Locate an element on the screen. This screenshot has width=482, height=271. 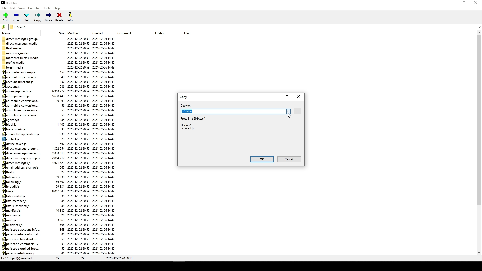
copy to is located at coordinates (185, 105).